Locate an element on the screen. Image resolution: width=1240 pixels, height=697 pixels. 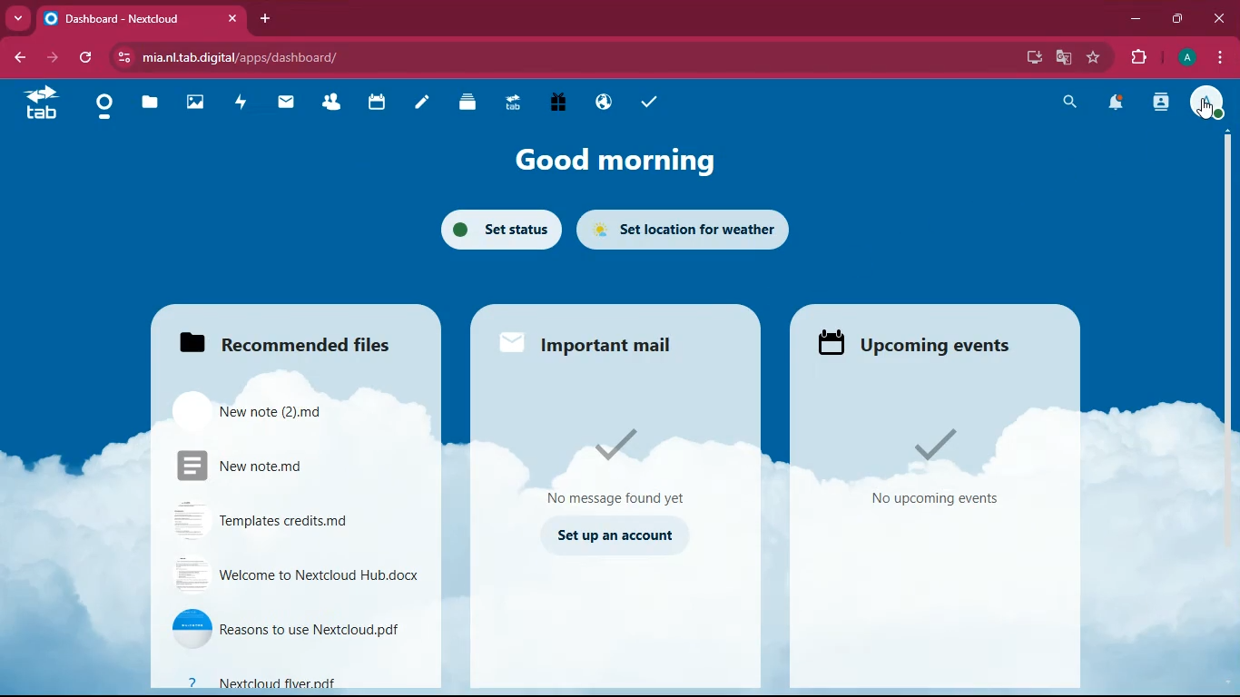
scroll bar is located at coordinates (1229, 294).